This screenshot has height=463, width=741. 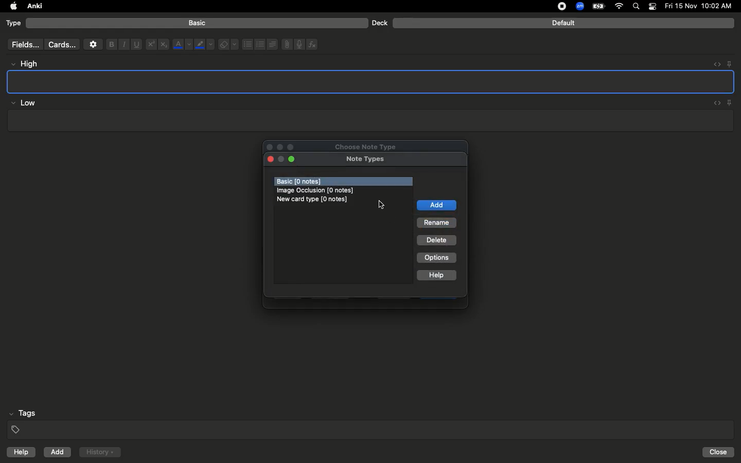 What do you see at coordinates (150, 45) in the screenshot?
I see `Superscript` at bounding box center [150, 45].